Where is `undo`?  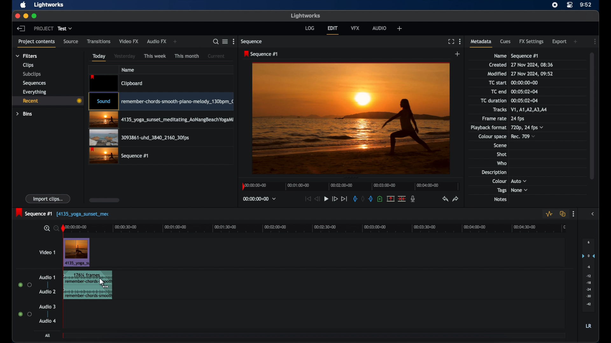 undo is located at coordinates (445, 199).